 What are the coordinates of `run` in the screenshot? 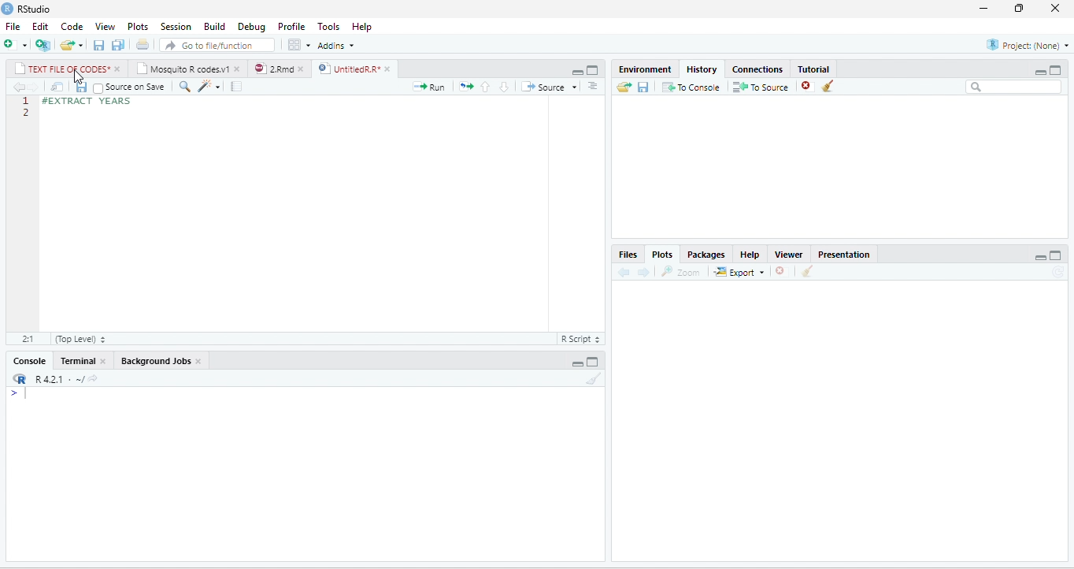 It's located at (430, 87).